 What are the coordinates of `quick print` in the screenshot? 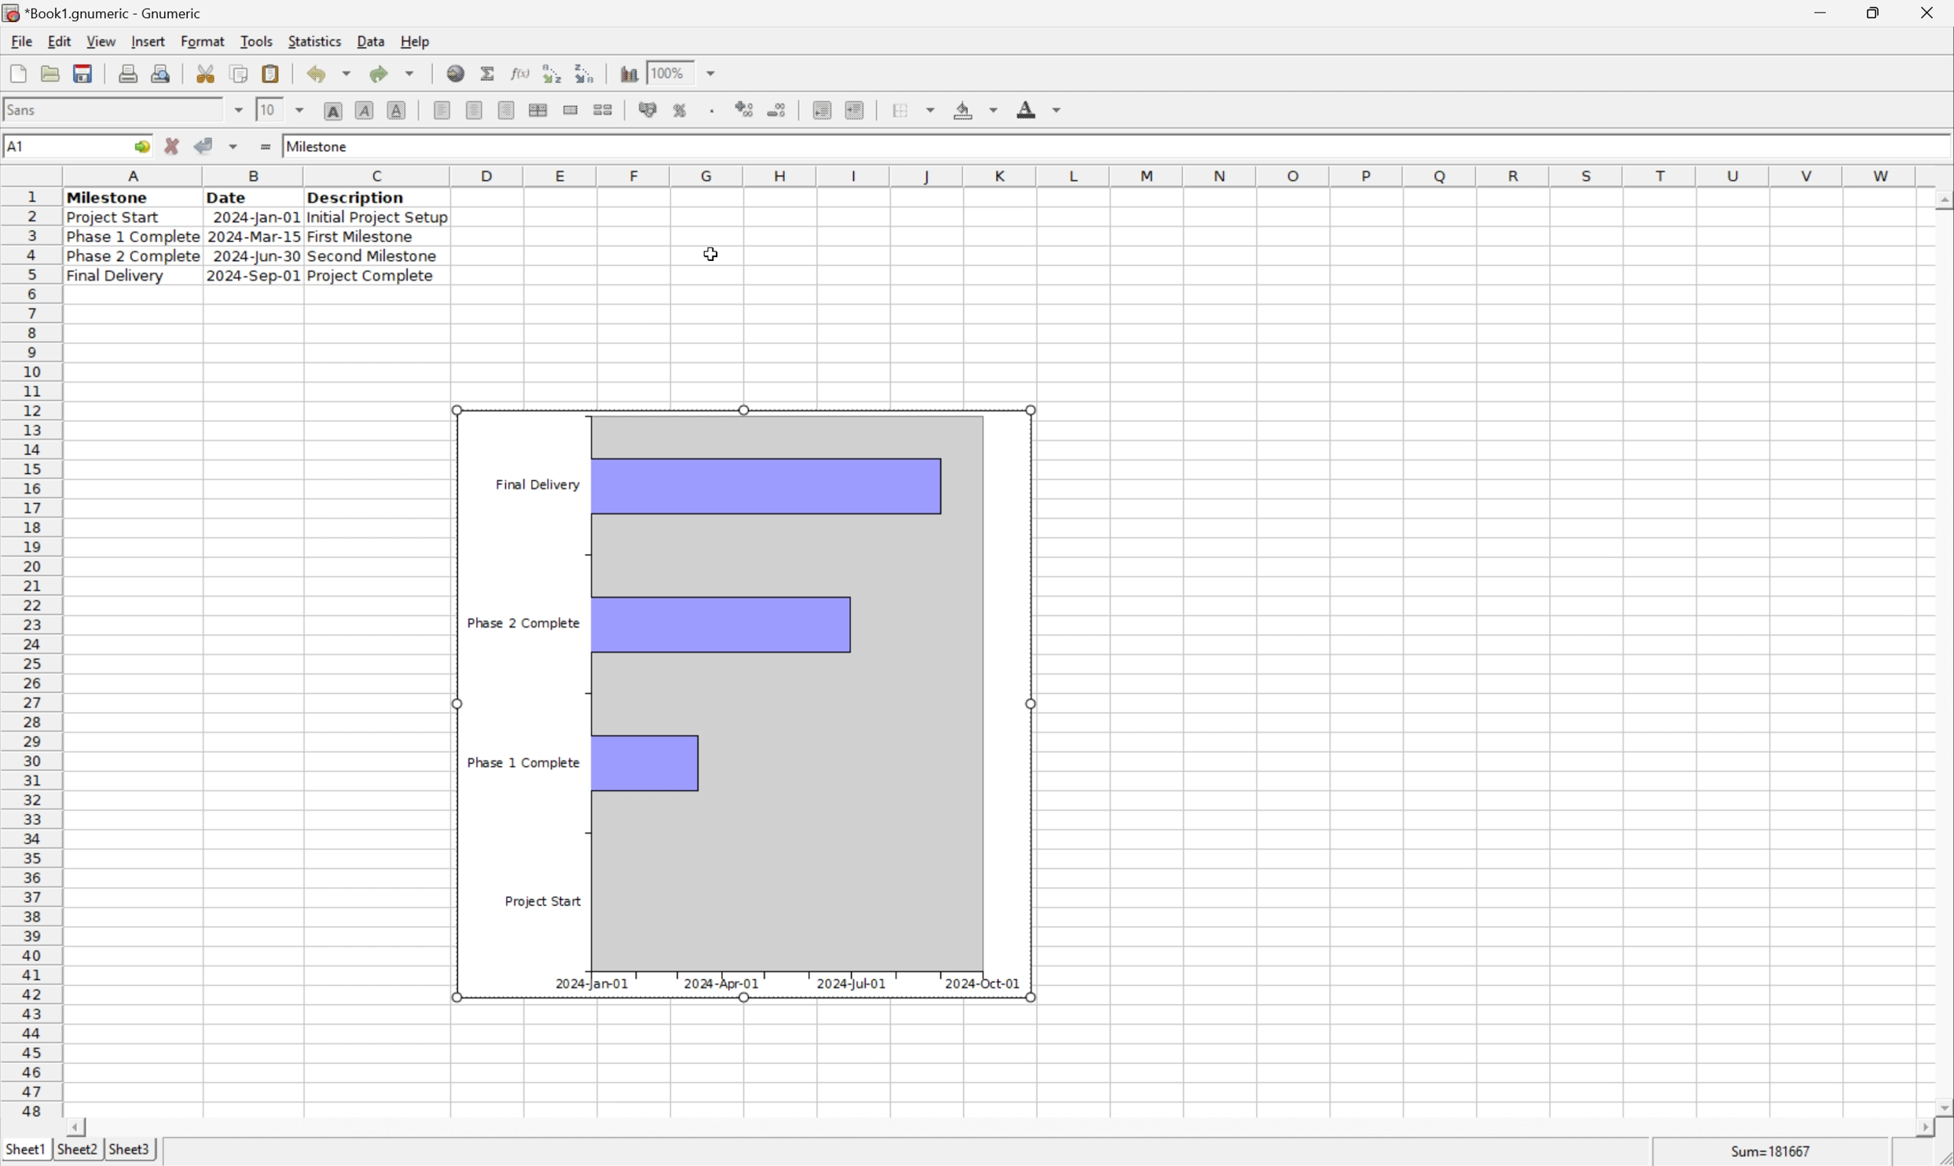 It's located at (162, 73).